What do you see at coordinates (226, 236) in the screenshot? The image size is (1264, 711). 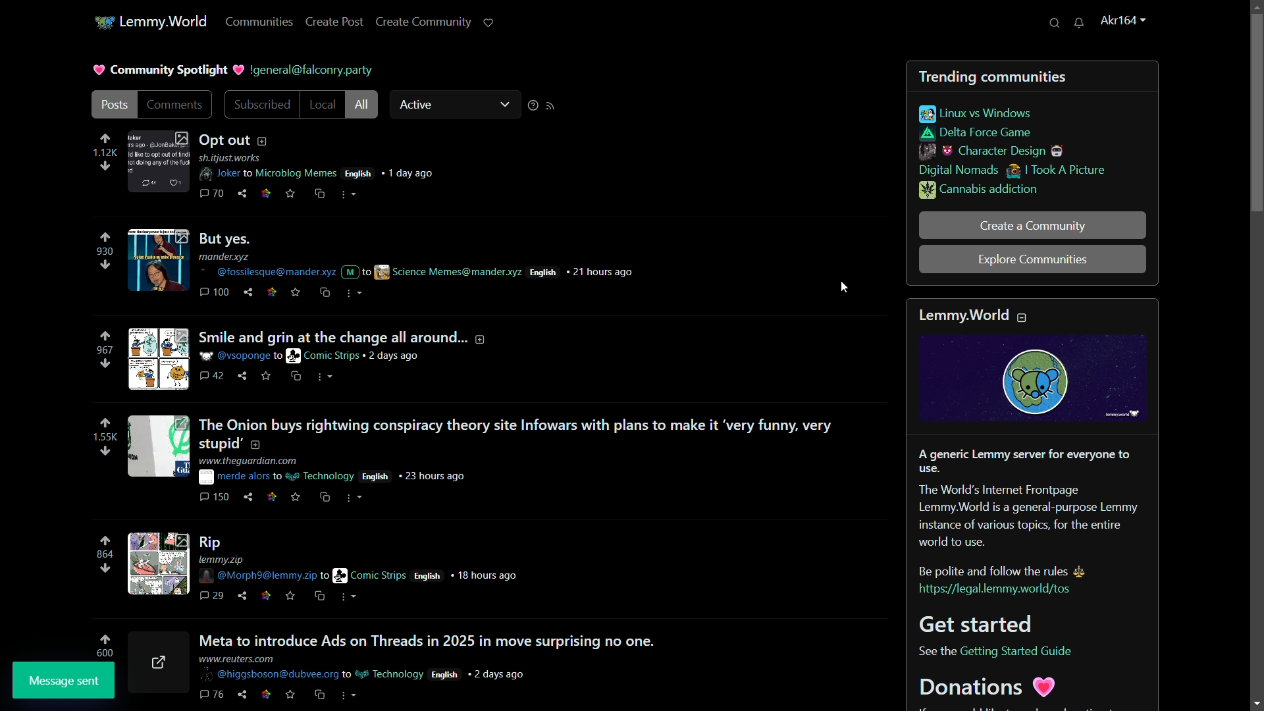 I see `post-2` at bounding box center [226, 236].